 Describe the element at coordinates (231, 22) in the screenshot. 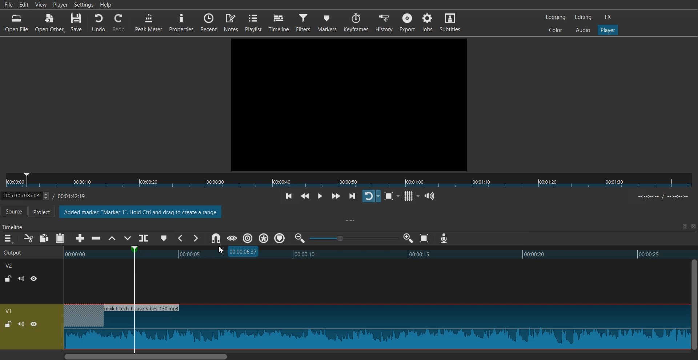

I see `Notes` at that location.